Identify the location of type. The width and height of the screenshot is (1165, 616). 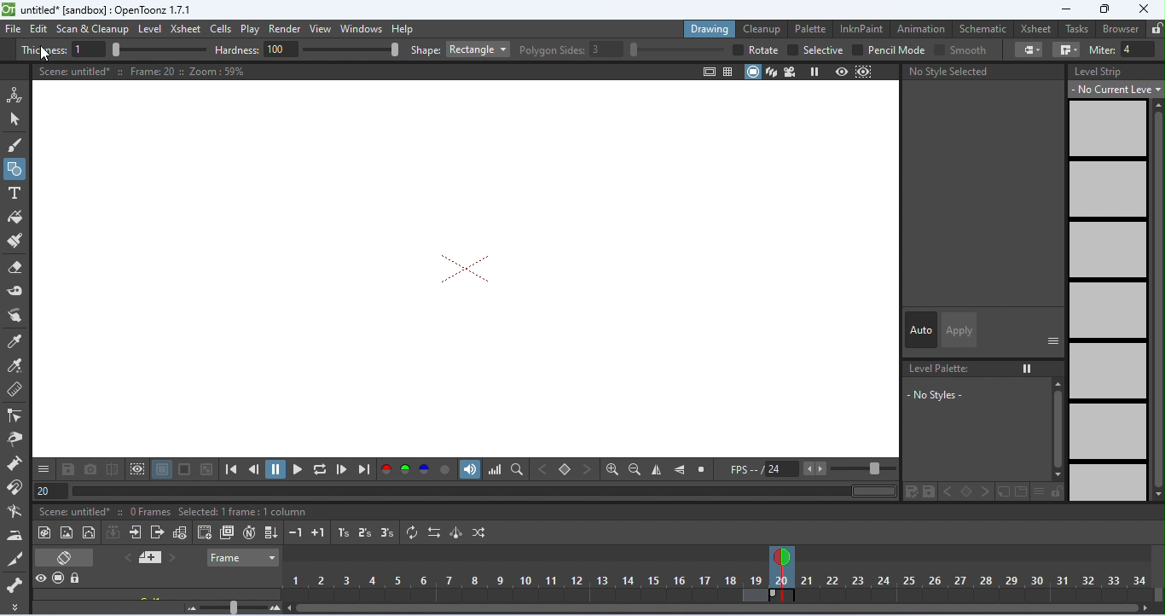
(14, 193).